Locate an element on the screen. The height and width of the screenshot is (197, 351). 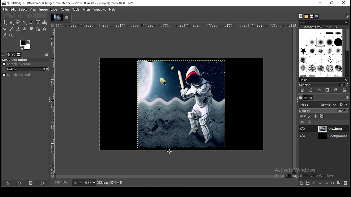
delete tool preset is located at coordinates (30, 184).